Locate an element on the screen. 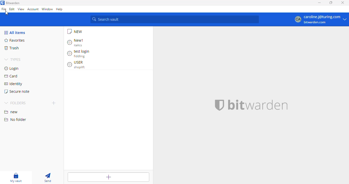 This screenshot has height=184, width=349. secure note is located at coordinates (17, 91).